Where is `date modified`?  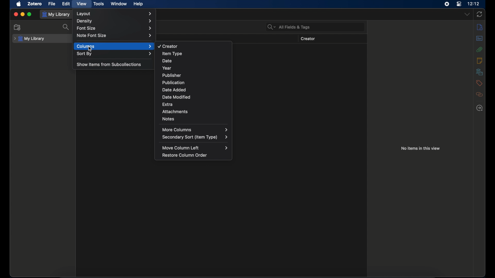 date modified is located at coordinates (177, 97).